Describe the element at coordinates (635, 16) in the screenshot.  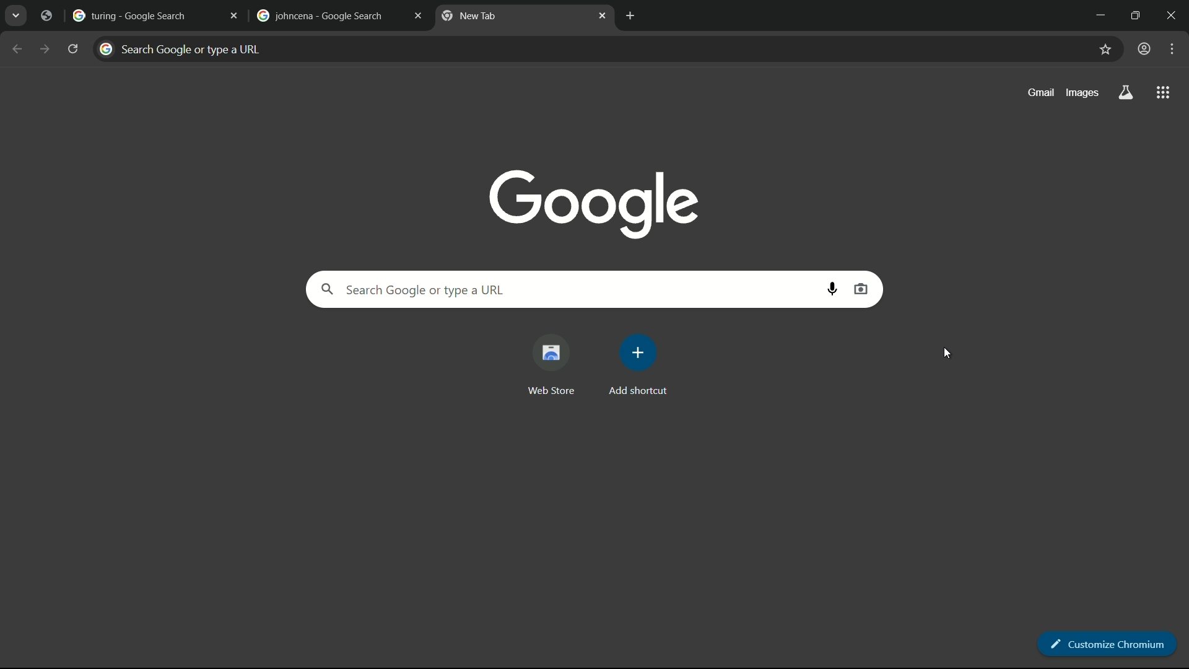
I see `add new tab` at that location.